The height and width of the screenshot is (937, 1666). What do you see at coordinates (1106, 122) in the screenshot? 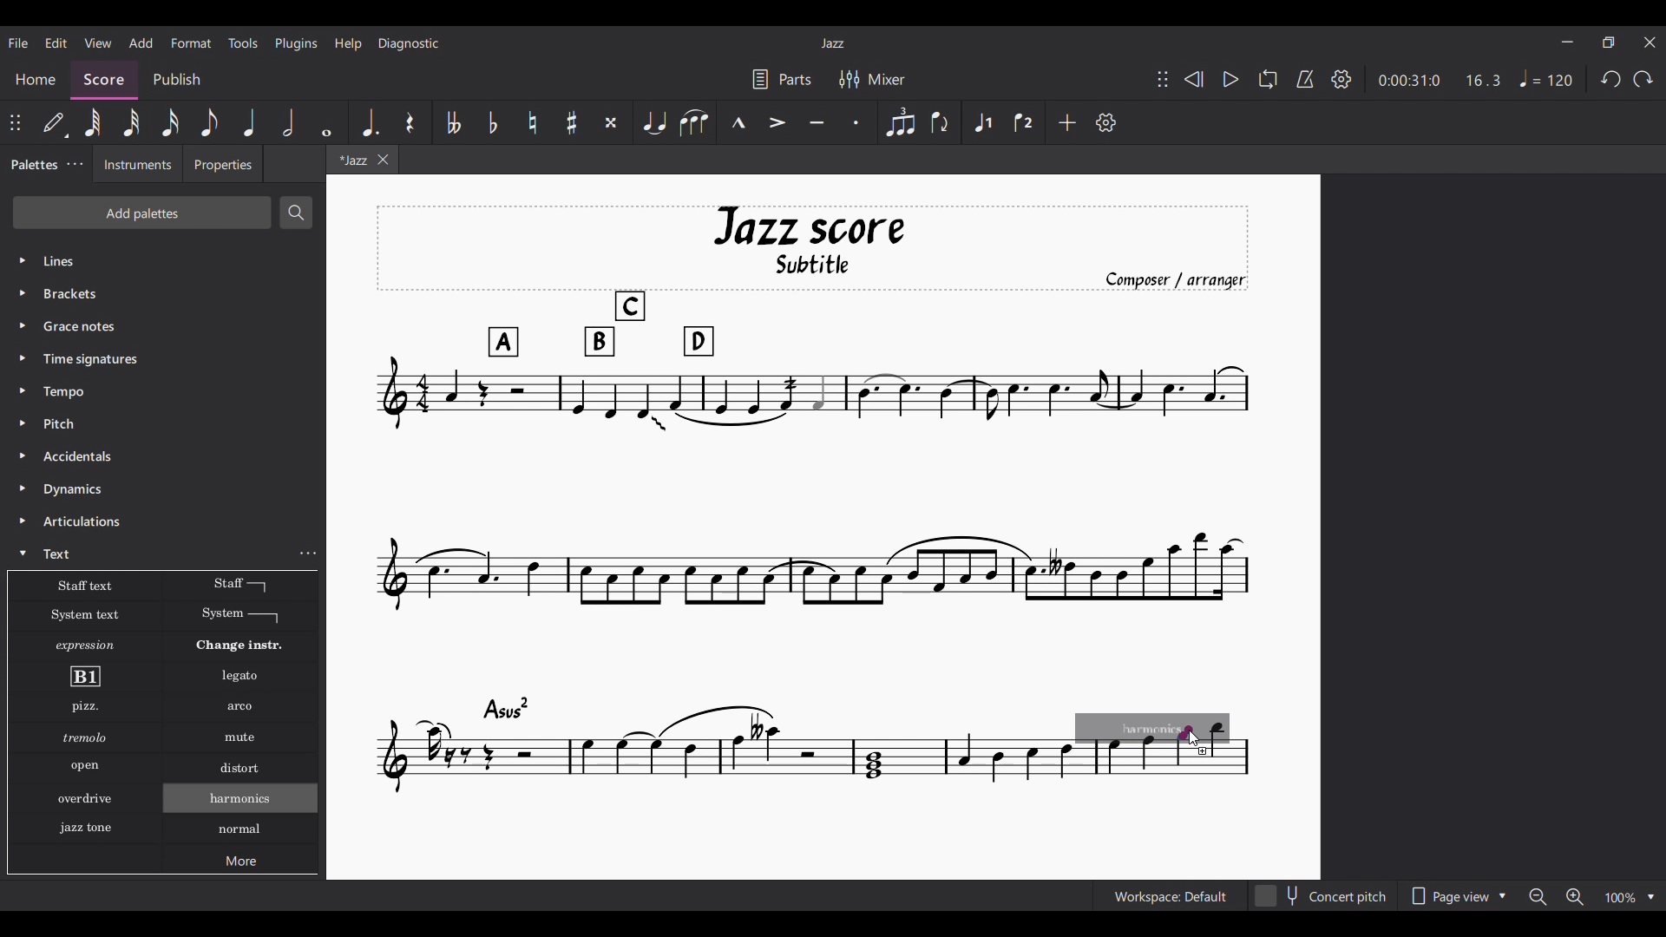
I see `Settings` at bounding box center [1106, 122].